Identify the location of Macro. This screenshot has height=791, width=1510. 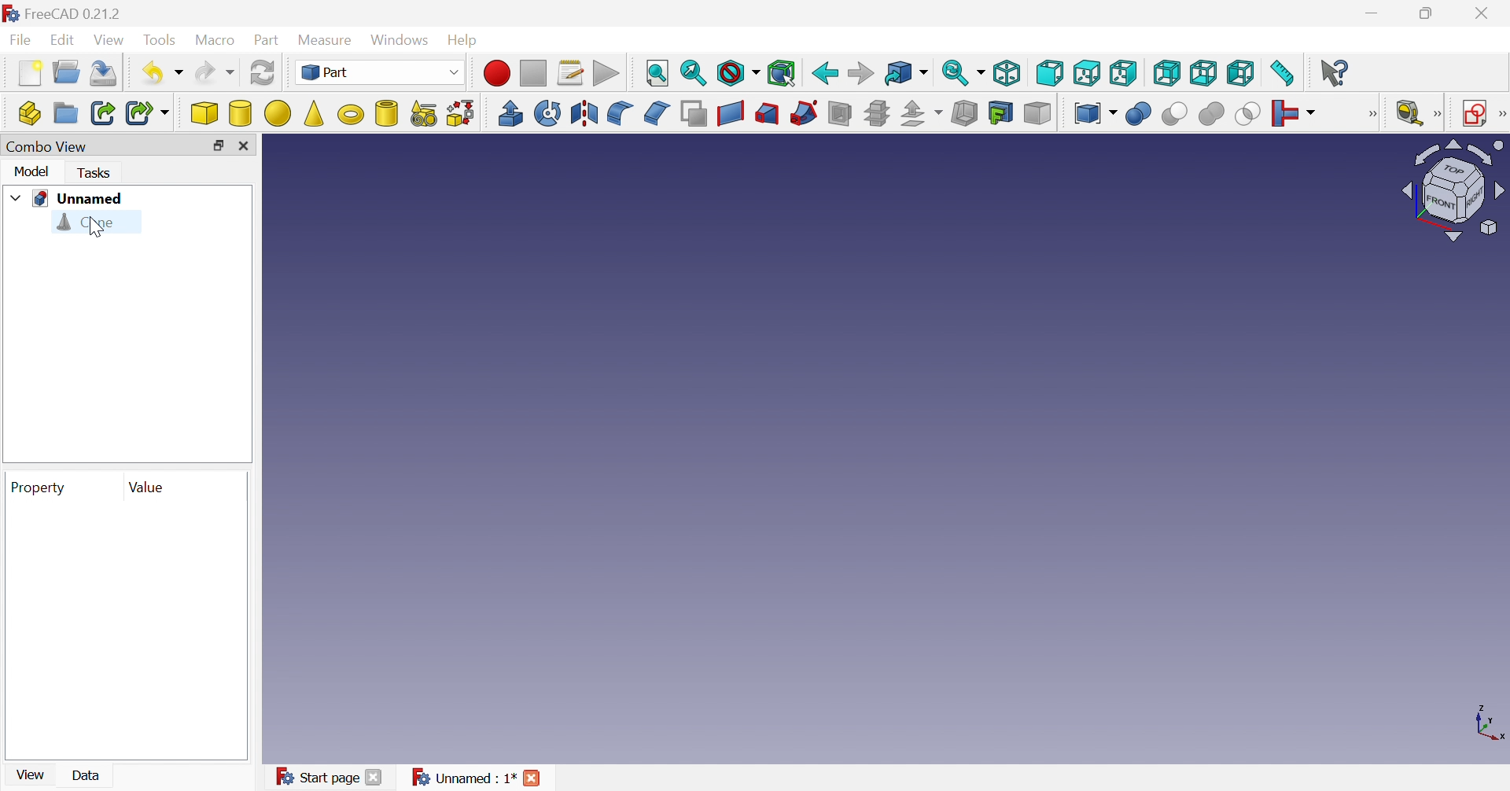
(218, 40).